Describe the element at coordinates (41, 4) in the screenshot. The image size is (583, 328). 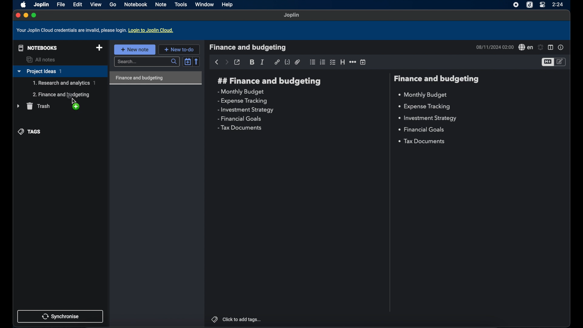
I see `Joplin` at that location.